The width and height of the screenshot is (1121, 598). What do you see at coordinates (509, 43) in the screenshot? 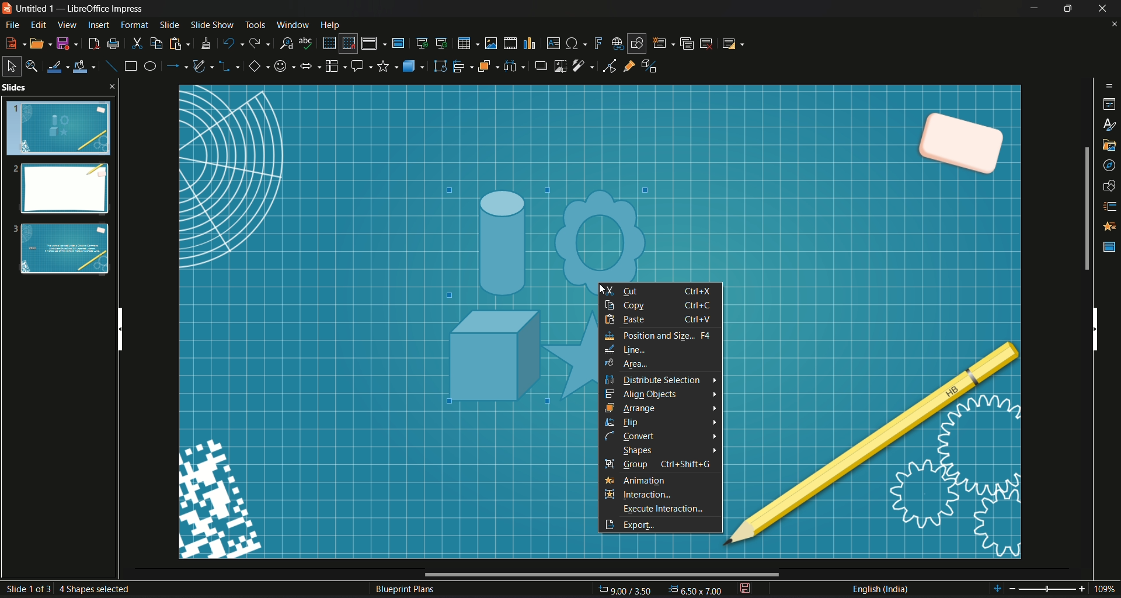
I see `insert audio video` at bounding box center [509, 43].